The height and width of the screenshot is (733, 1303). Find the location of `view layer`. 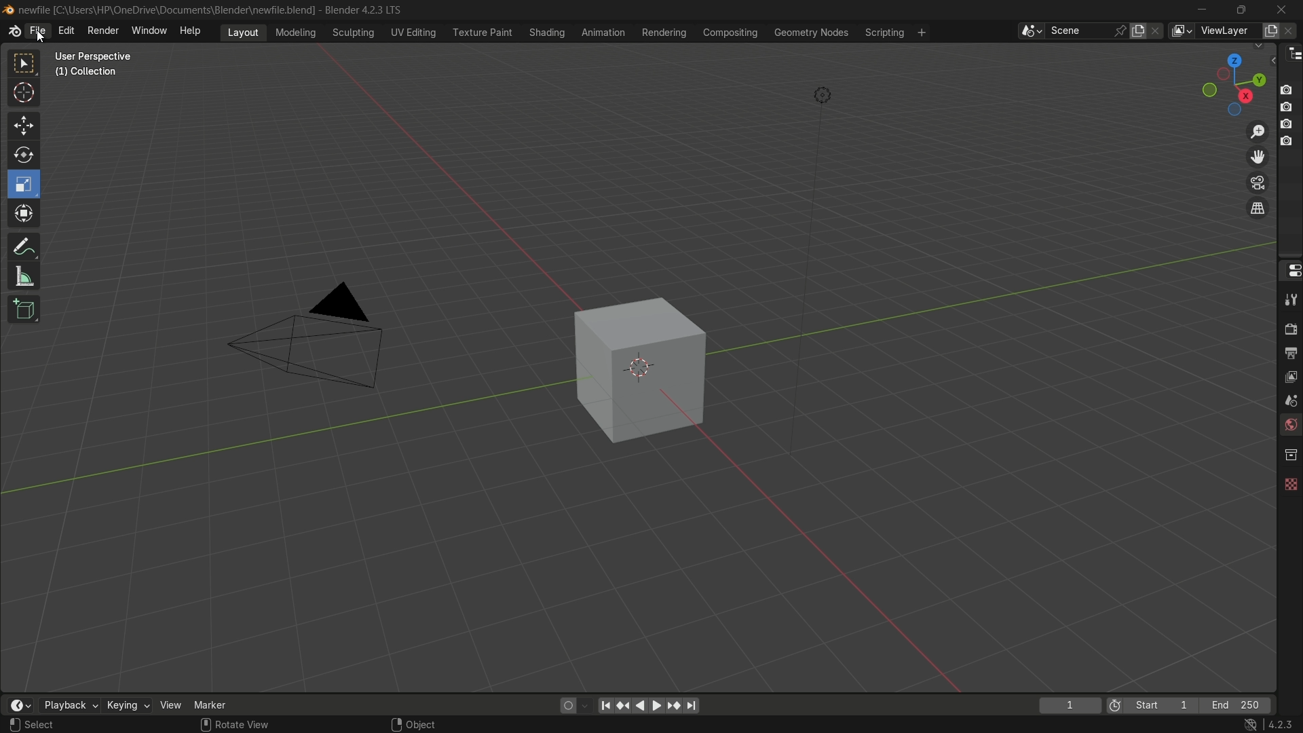

view layer is located at coordinates (1181, 31).